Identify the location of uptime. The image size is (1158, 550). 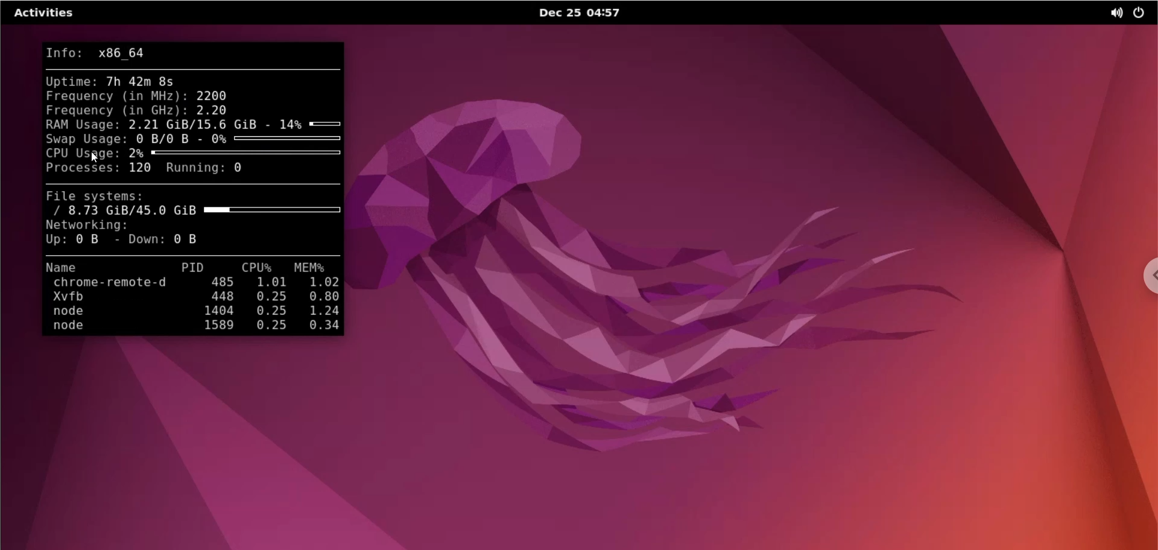
(69, 81).